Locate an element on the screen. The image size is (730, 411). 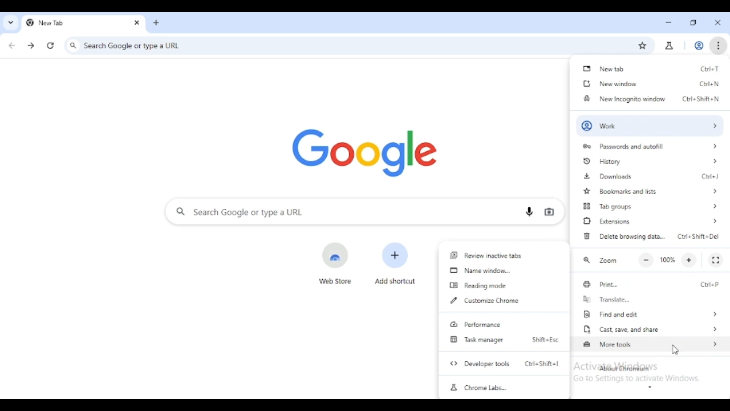
find and edit is located at coordinates (651, 314).